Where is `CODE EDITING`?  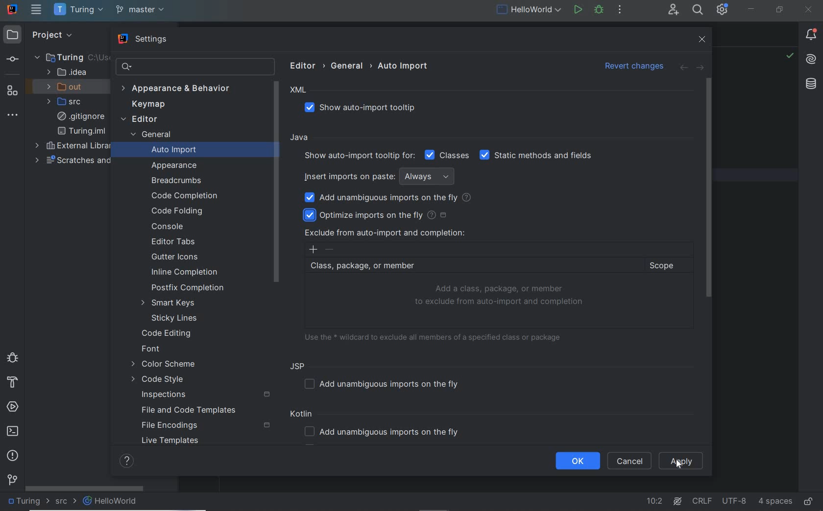
CODE EDITING is located at coordinates (167, 332).